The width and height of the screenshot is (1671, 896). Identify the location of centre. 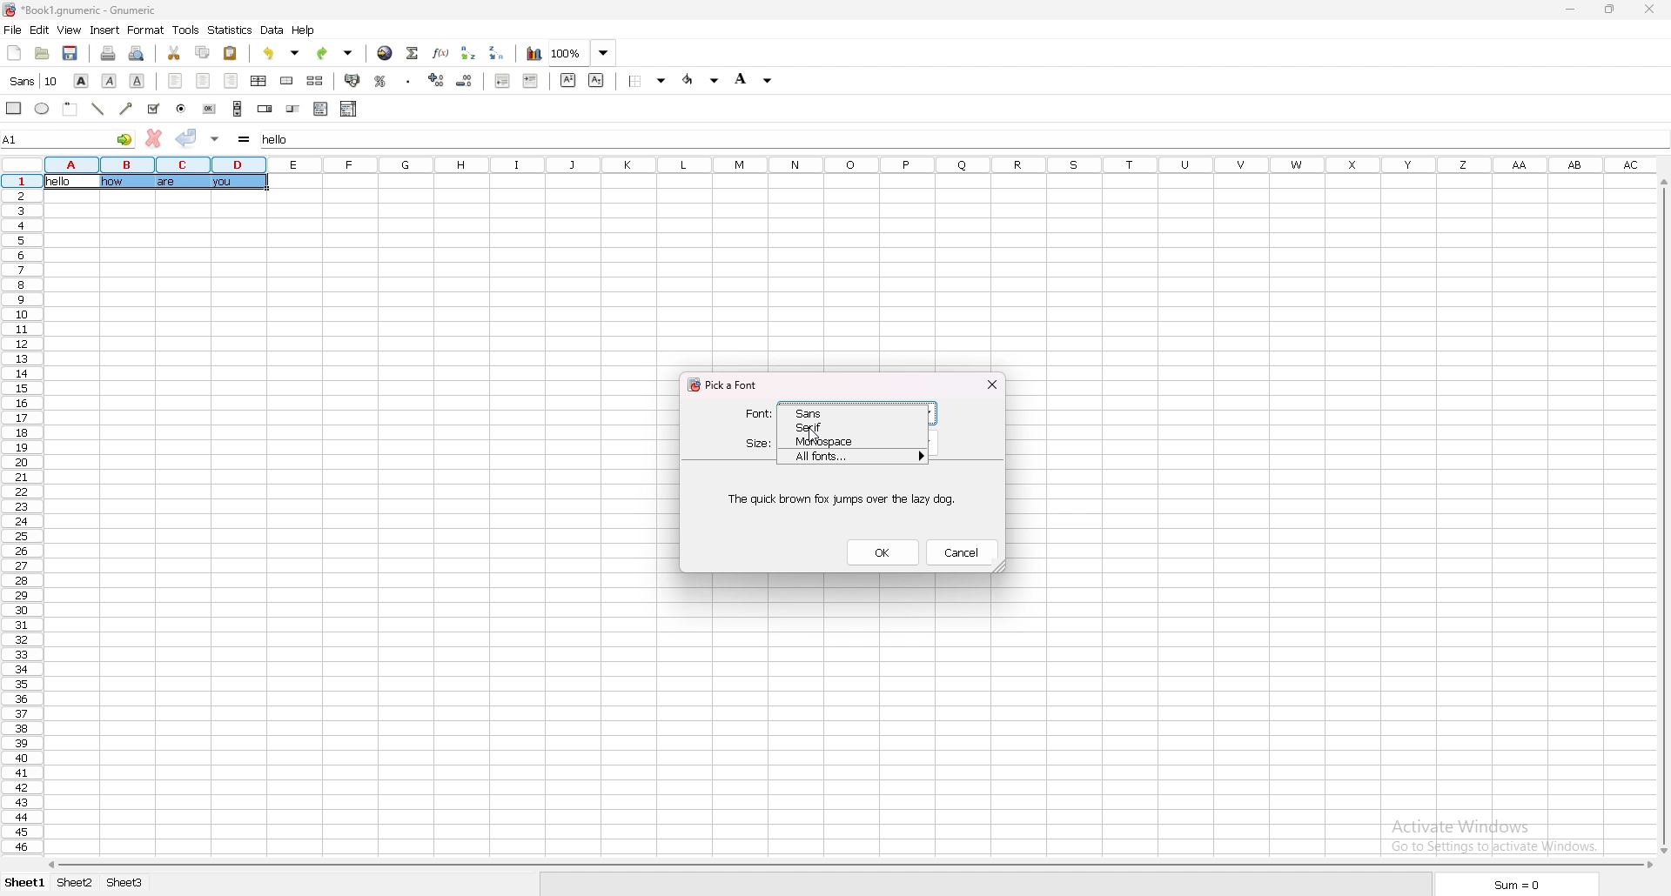
(203, 81).